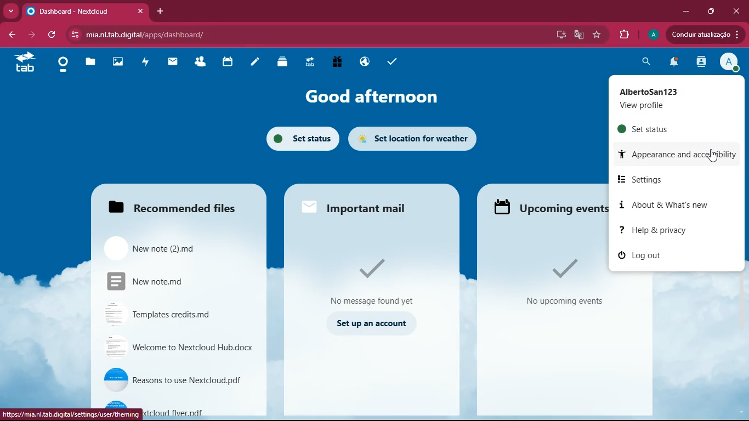 The height and width of the screenshot is (421, 749). I want to click on Recommended files, so click(172, 204).